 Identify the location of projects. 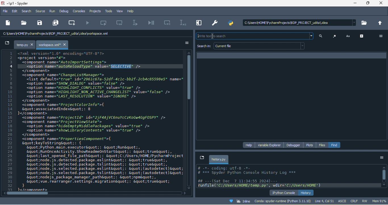
(94, 11).